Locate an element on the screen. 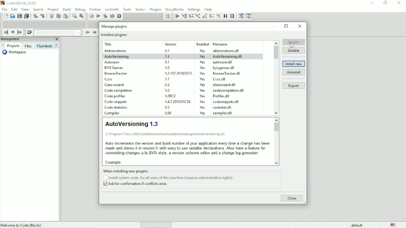 The height and width of the screenshot is (228, 406). When installing new plugins is located at coordinates (170, 178).